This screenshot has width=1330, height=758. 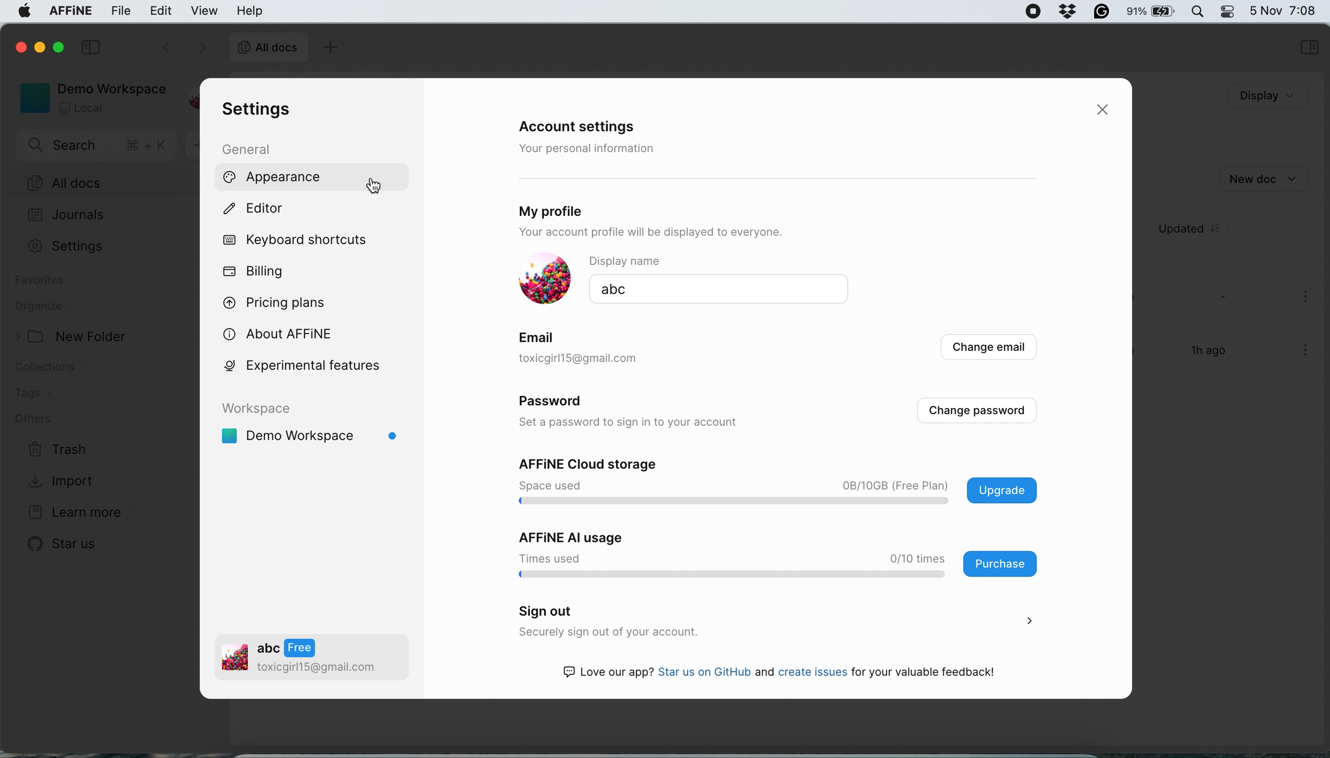 What do you see at coordinates (202, 47) in the screenshot?
I see `switch between options` at bounding box center [202, 47].